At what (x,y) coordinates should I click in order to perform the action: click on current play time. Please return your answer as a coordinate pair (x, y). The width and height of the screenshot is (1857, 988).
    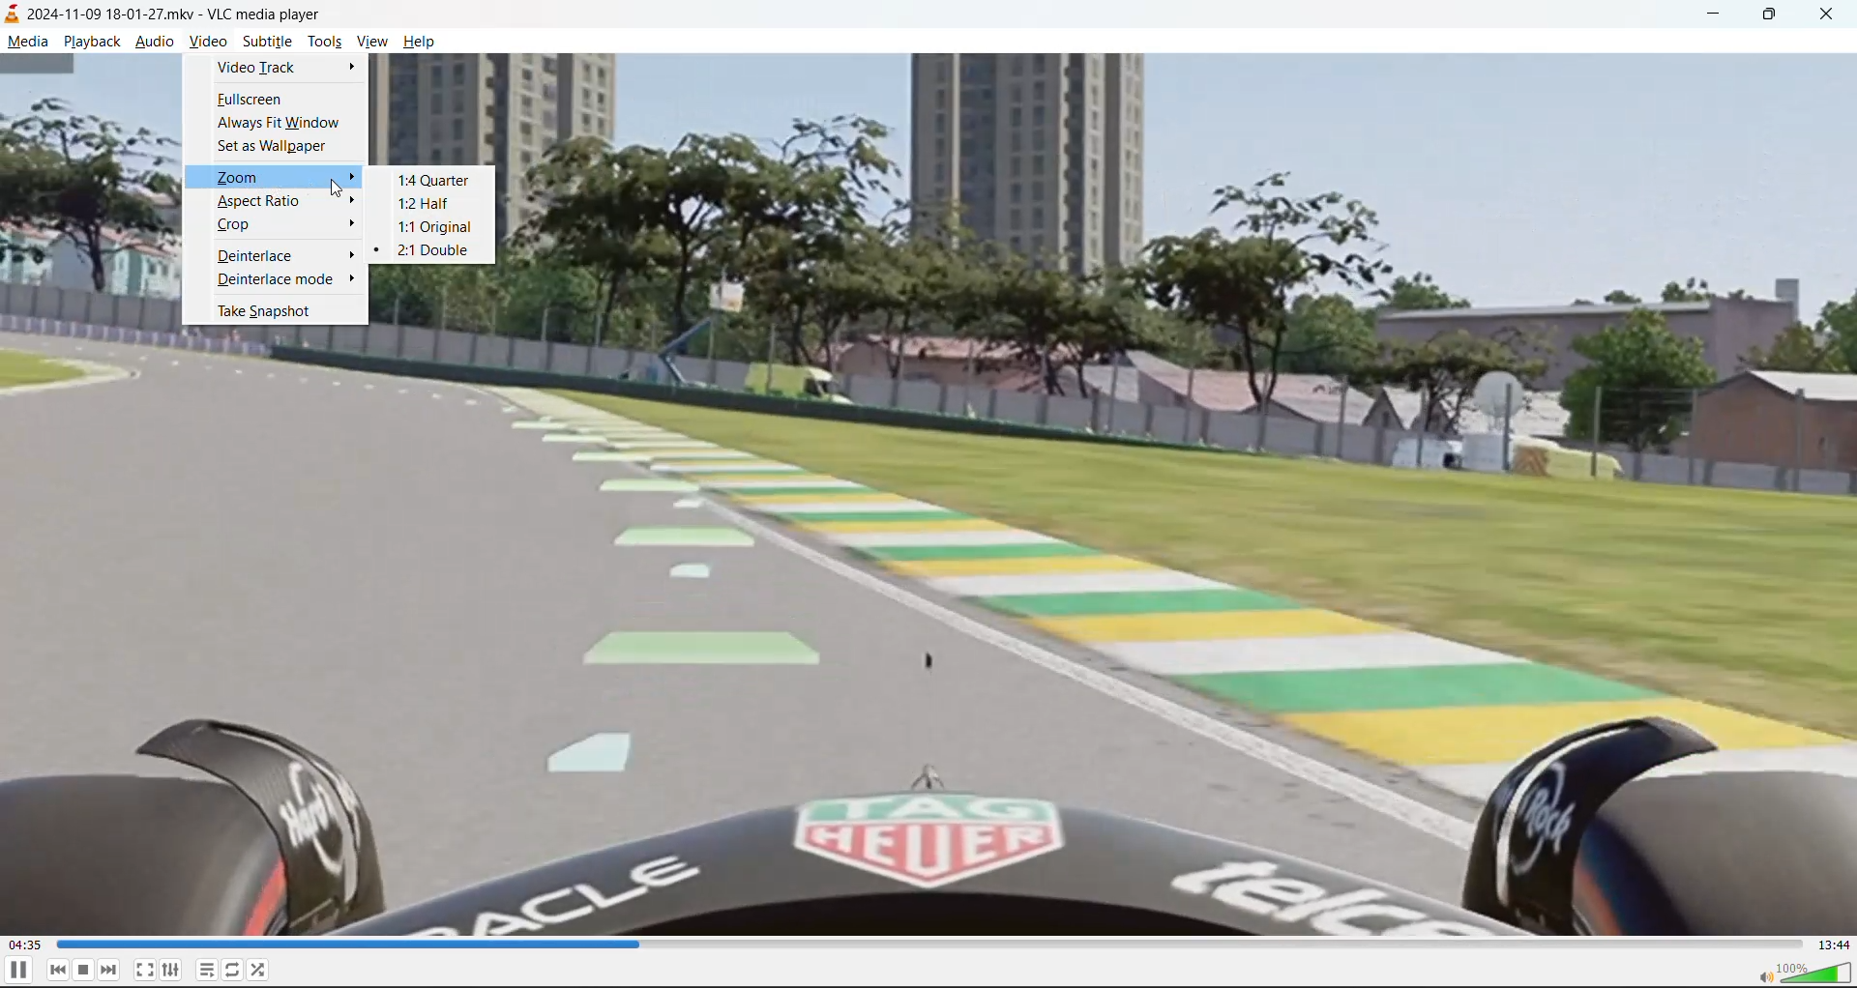
    Looking at the image, I should click on (26, 944).